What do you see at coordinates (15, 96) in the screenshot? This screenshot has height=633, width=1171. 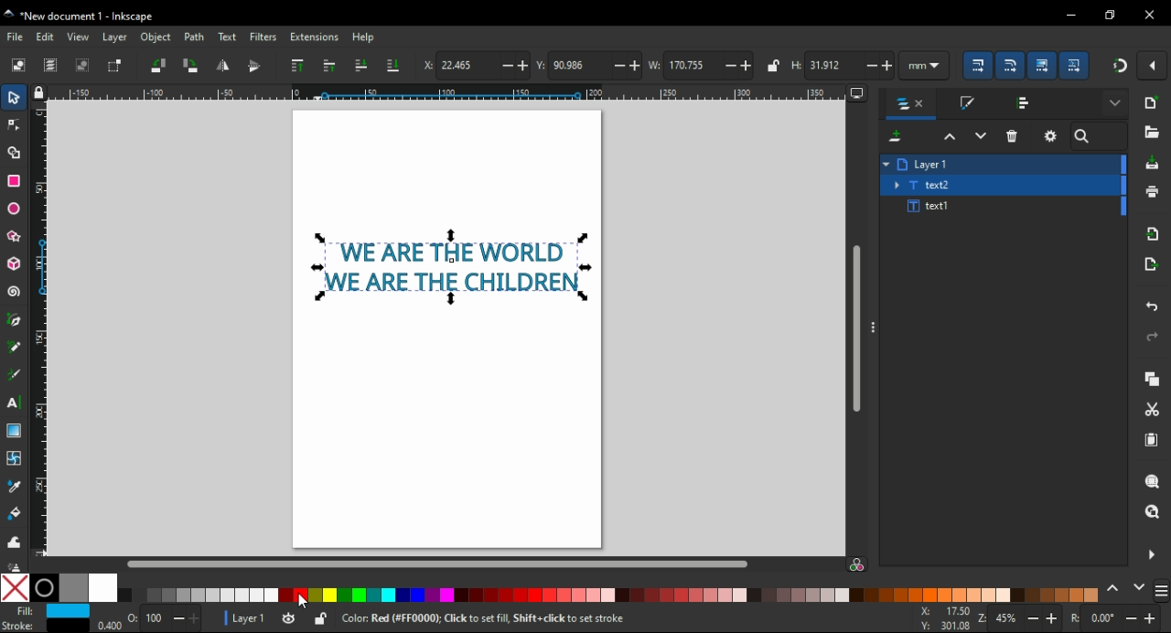 I see `select` at bounding box center [15, 96].